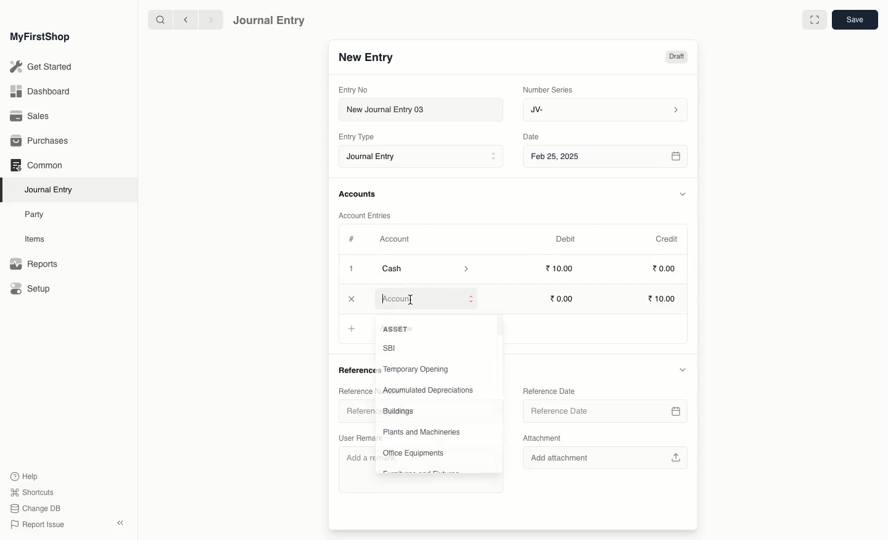 The image size is (888, 540). I want to click on Add, so click(355, 329).